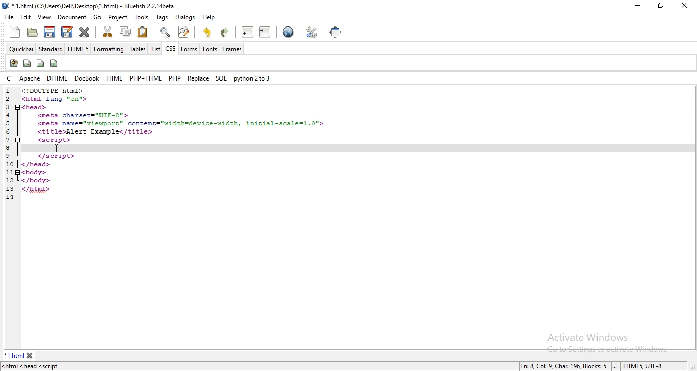 The width and height of the screenshot is (697, 371). I want to click on undo, so click(208, 32).